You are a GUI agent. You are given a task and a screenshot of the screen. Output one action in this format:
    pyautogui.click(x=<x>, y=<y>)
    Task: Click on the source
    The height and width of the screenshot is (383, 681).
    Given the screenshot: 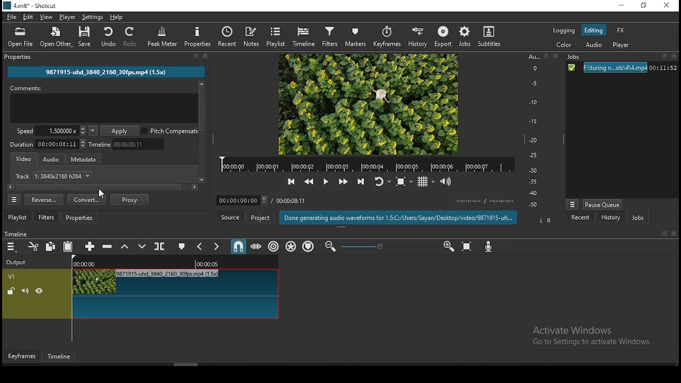 What is the action you would take?
    pyautogui.click(x=231, y=217)
    